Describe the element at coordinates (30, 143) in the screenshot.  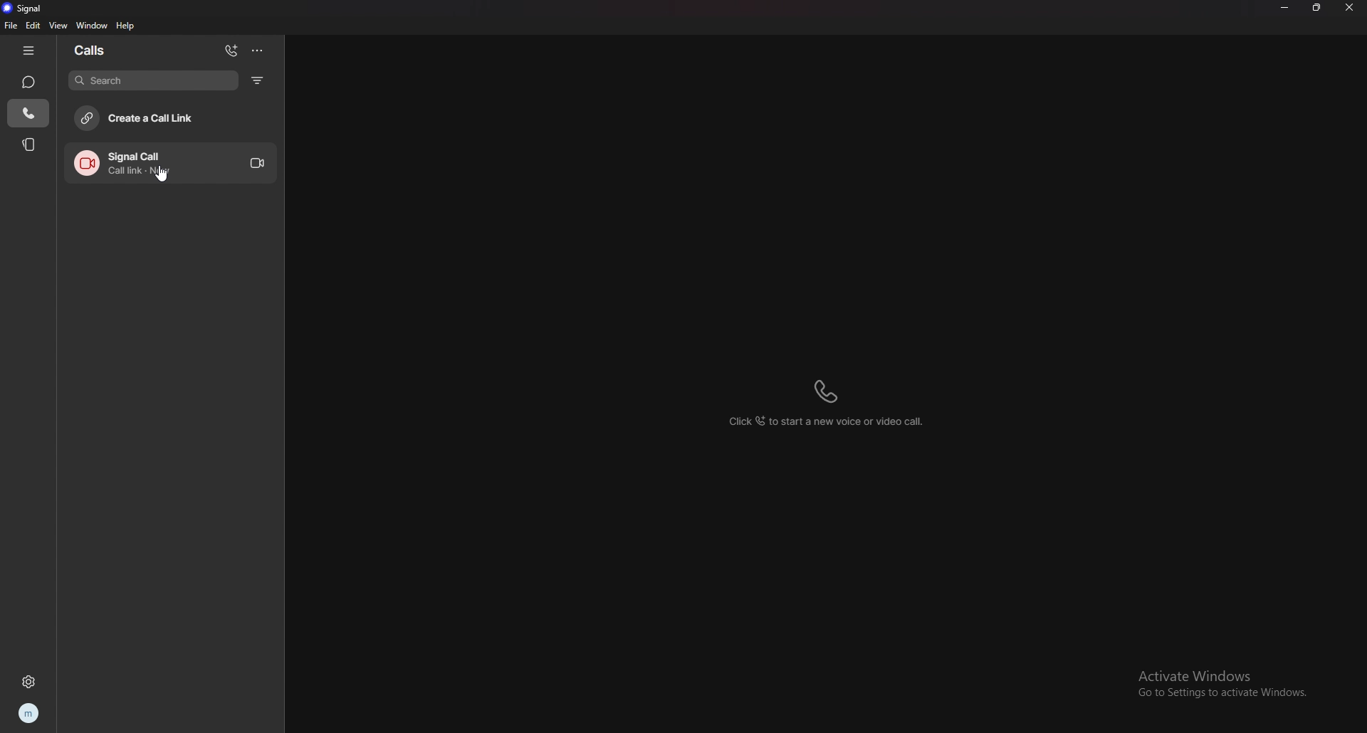
I see `stories` at that location.